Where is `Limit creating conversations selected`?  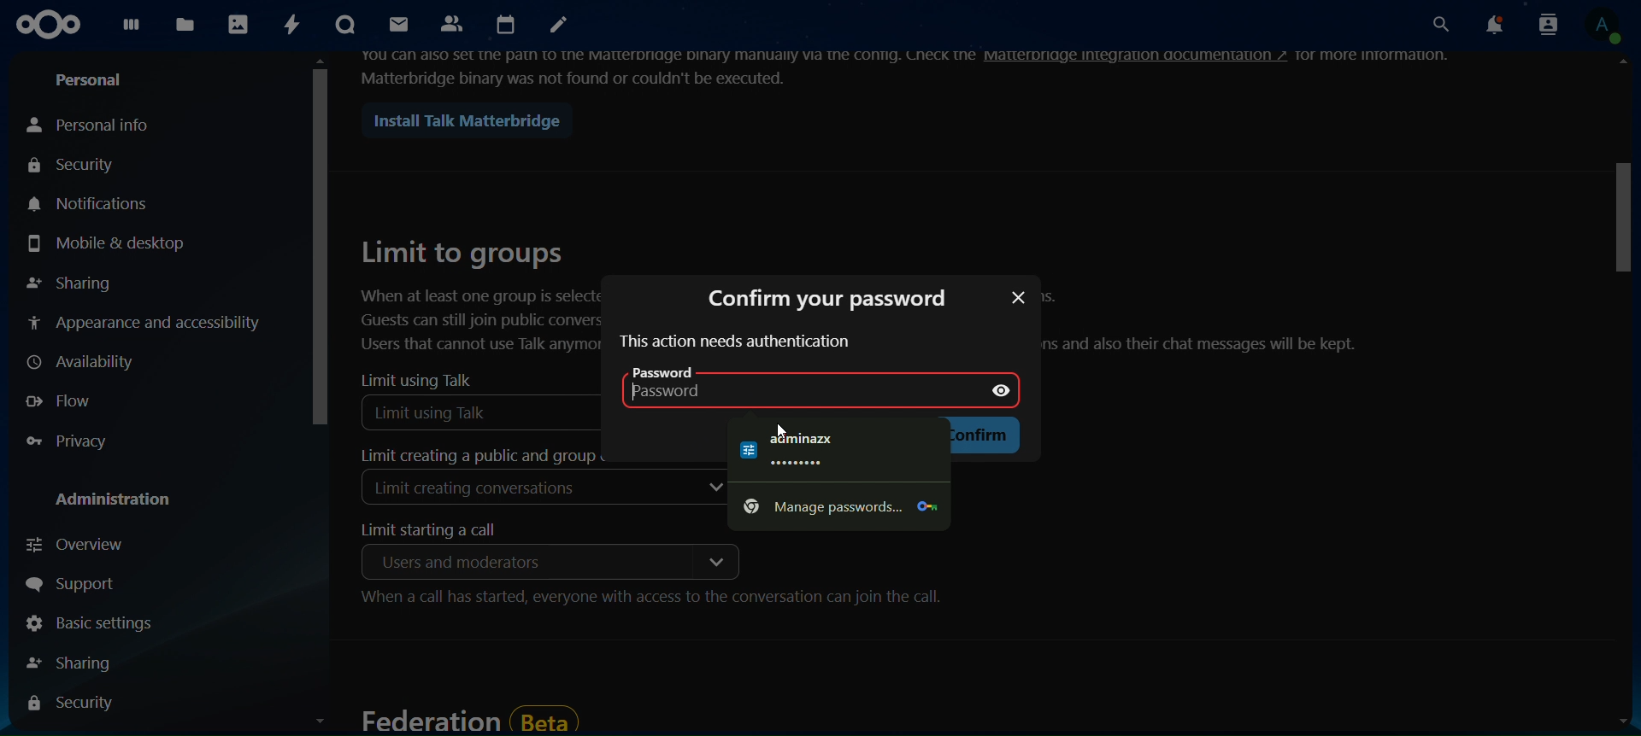
Limit creating conversations selected is located at coordinates (480, 492).